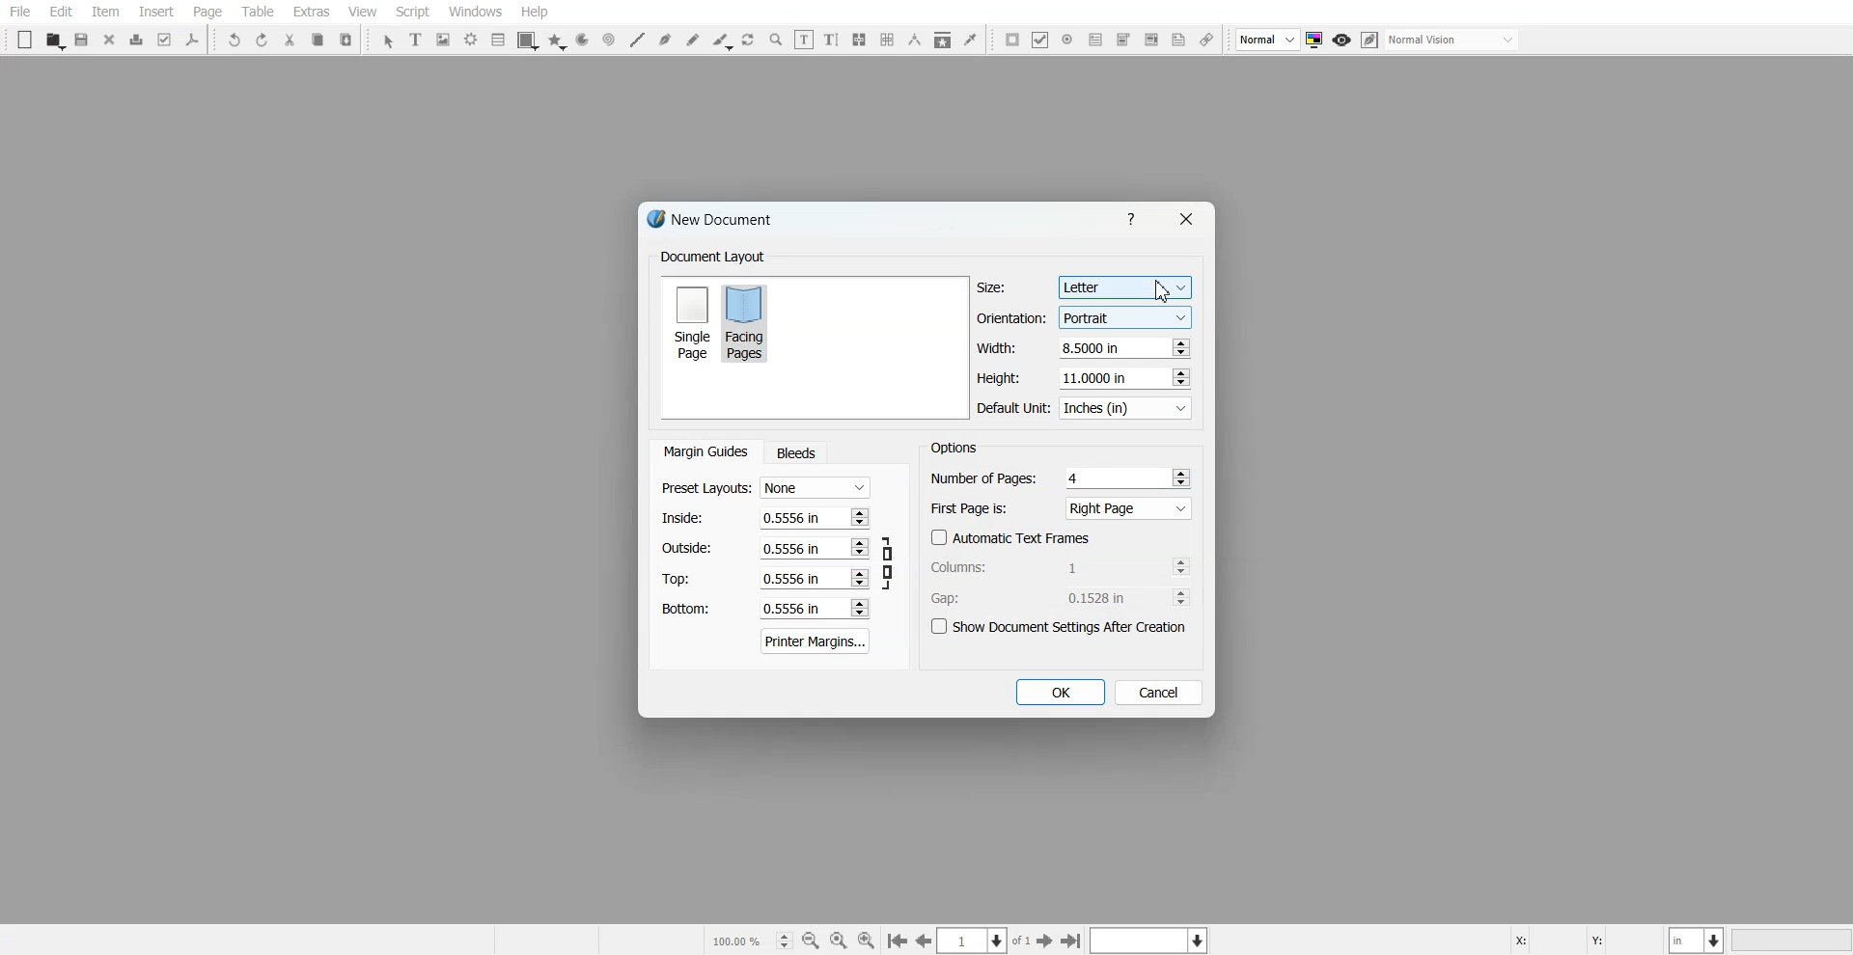  Describe the element at coordinates (693, 40) in the screenshot. I see `Freehand line` at that location.